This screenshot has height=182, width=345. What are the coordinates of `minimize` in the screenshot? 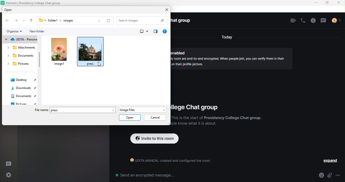 It's located at (316, 3).